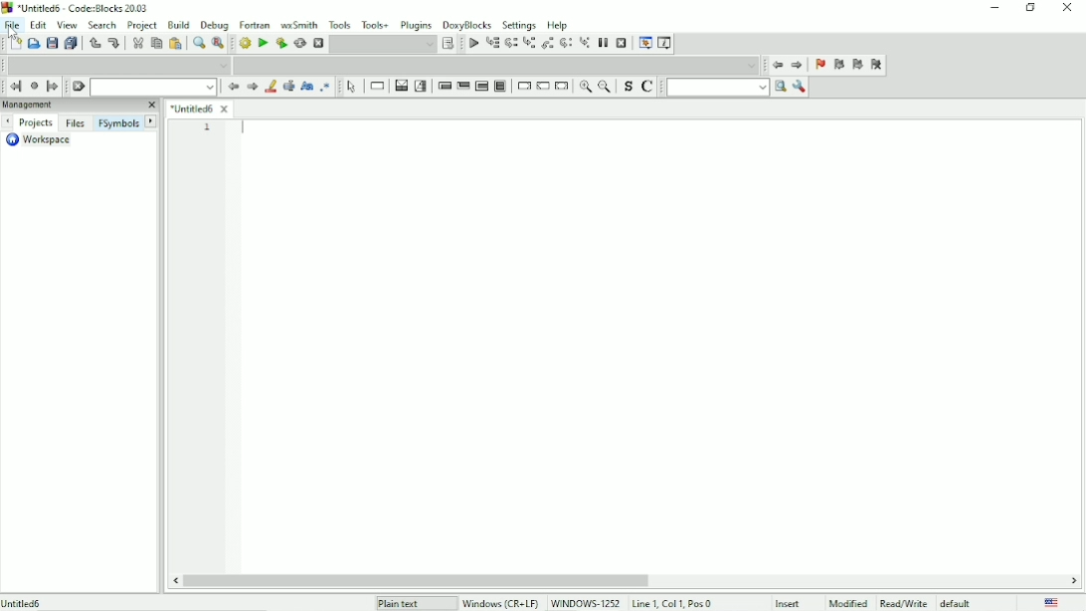 This screenshot has height=611, width=1086. What do you see at coordinates (449, 43) in the screenshot?
I see `Show the select target dialog` at bounding box center [449, 43].